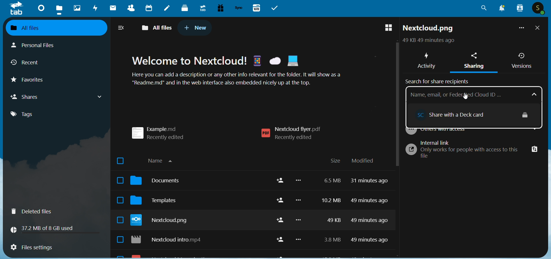 The image size is (551, 259). What do you see at coordinates (538, 28) in the screenshot?
I see `close pane` at bounding box center [538, 28].